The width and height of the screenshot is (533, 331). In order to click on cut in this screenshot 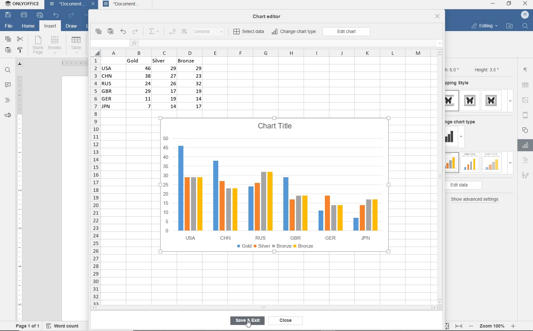, I will do `click(21, 38)`.